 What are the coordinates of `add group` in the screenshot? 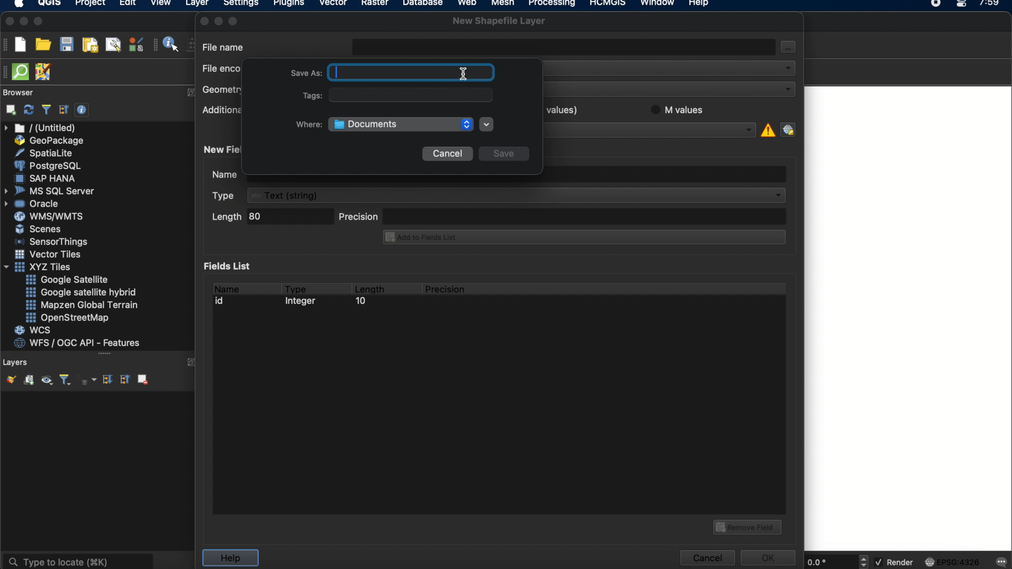 It's located at (28, 380).